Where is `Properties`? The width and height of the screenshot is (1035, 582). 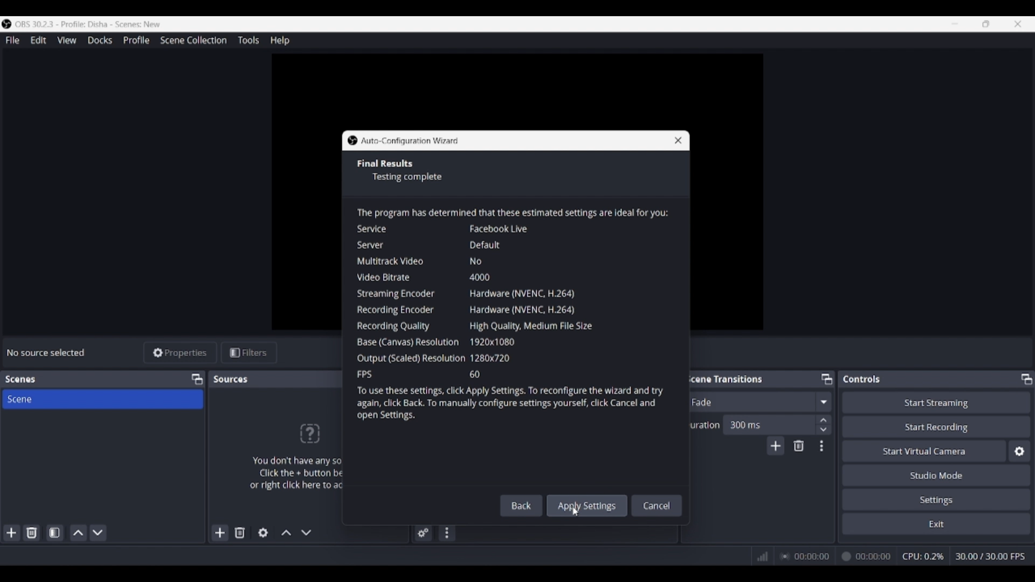 Properties is located at coordinates (181, 353).